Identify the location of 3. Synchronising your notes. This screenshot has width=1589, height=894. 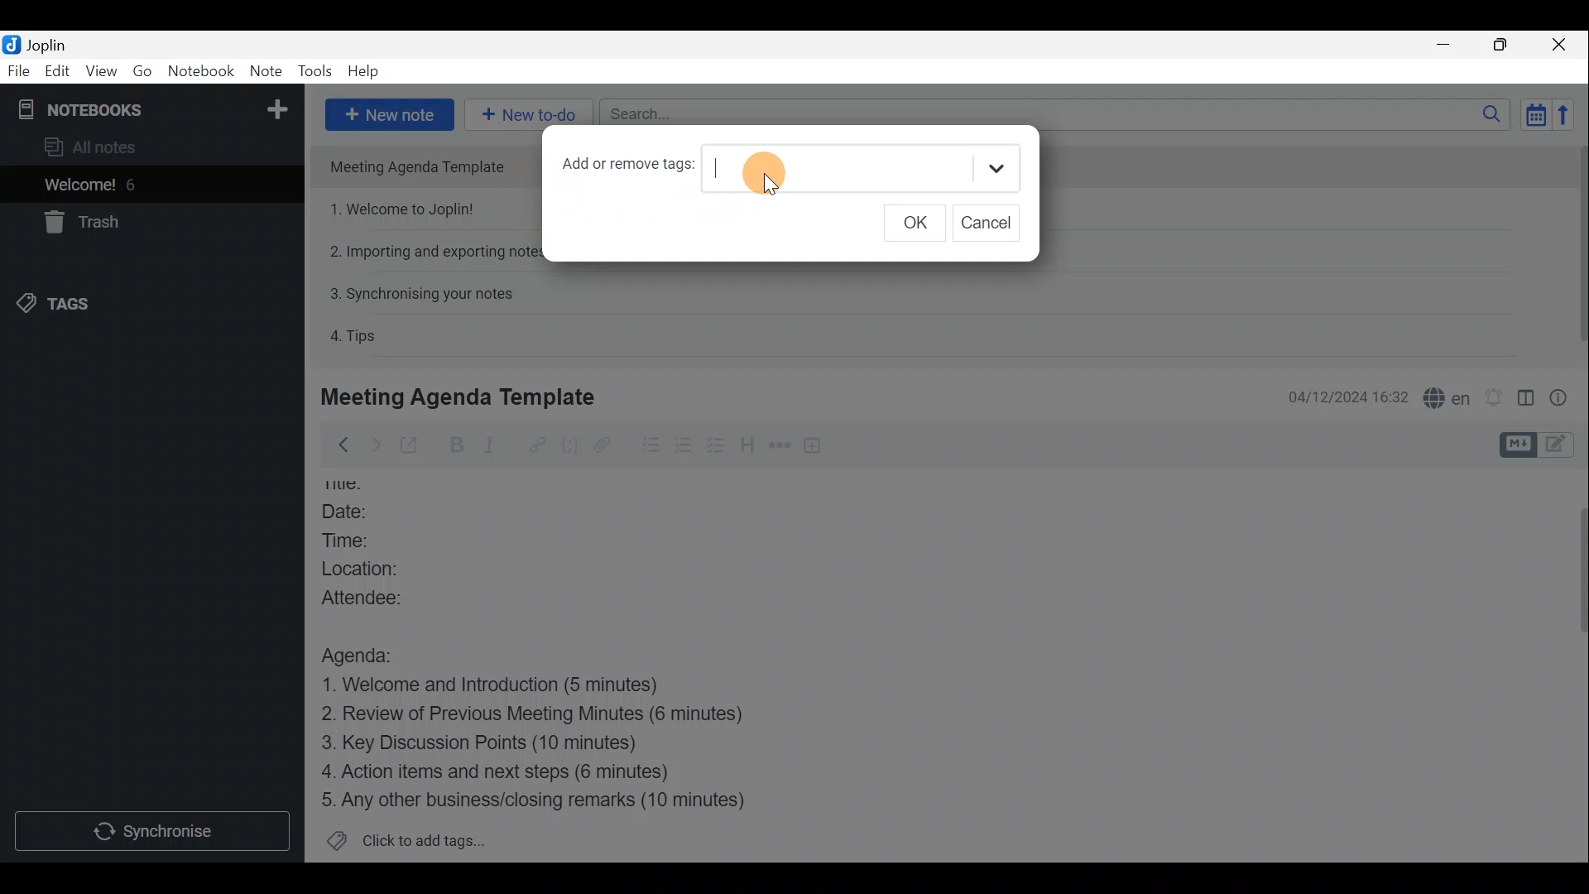
(421, 293).